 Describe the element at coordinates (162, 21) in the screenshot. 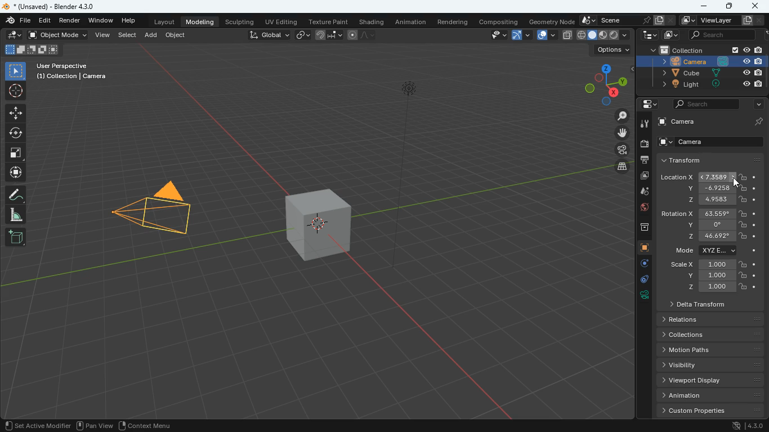

I see `layout` at that location.